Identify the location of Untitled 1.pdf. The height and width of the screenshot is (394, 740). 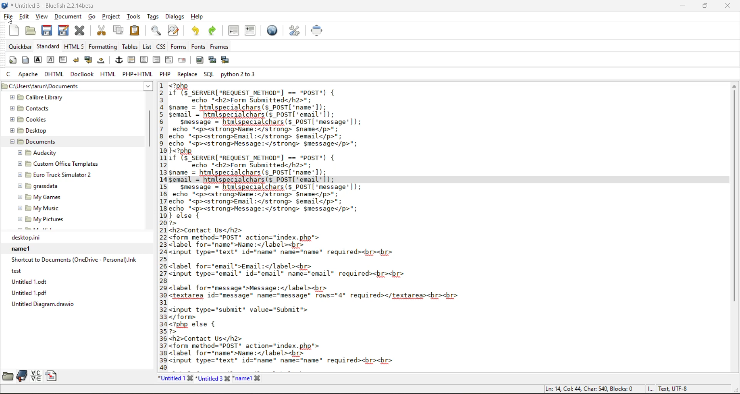
(76, 293).